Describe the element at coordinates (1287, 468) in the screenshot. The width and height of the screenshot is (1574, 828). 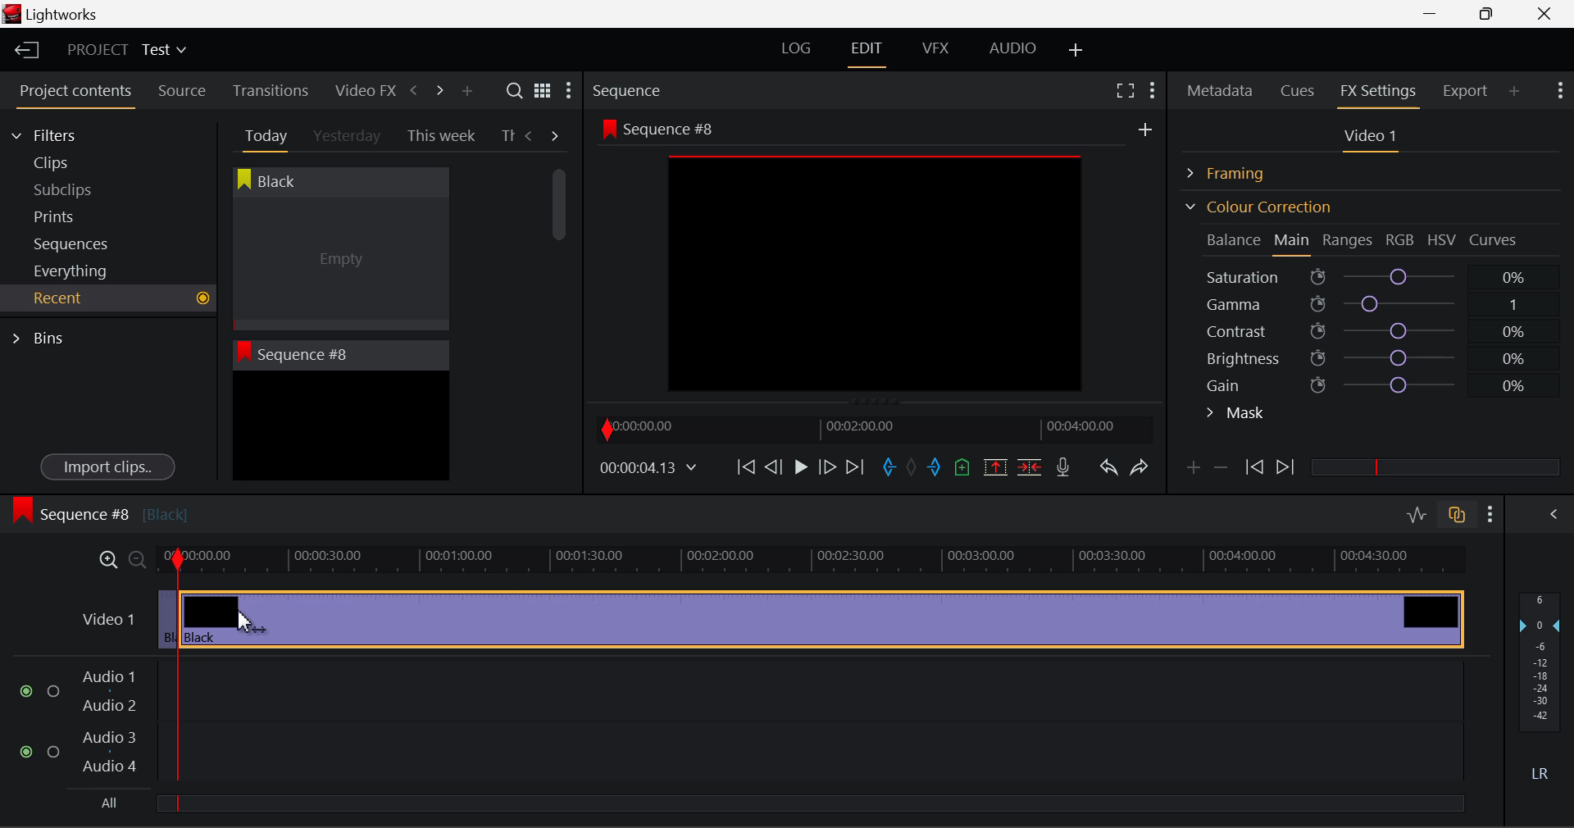
I see `Next keyframe` at that location.